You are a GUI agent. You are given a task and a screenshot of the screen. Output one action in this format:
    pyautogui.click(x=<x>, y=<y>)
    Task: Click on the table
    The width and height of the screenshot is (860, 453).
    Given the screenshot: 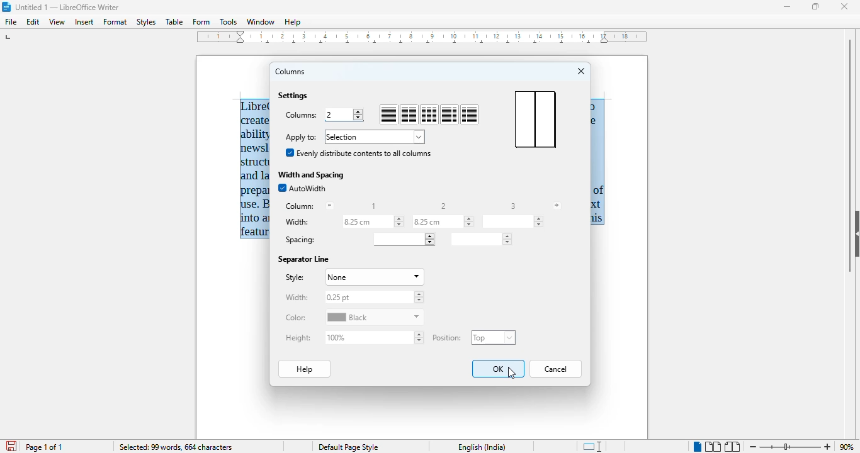 What is the action you would take?
    pyautogui.click(x=174, y=21)
    